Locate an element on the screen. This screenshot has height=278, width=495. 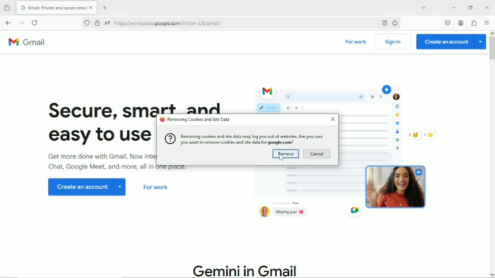
Create an account is located at coordinates (451, 42).